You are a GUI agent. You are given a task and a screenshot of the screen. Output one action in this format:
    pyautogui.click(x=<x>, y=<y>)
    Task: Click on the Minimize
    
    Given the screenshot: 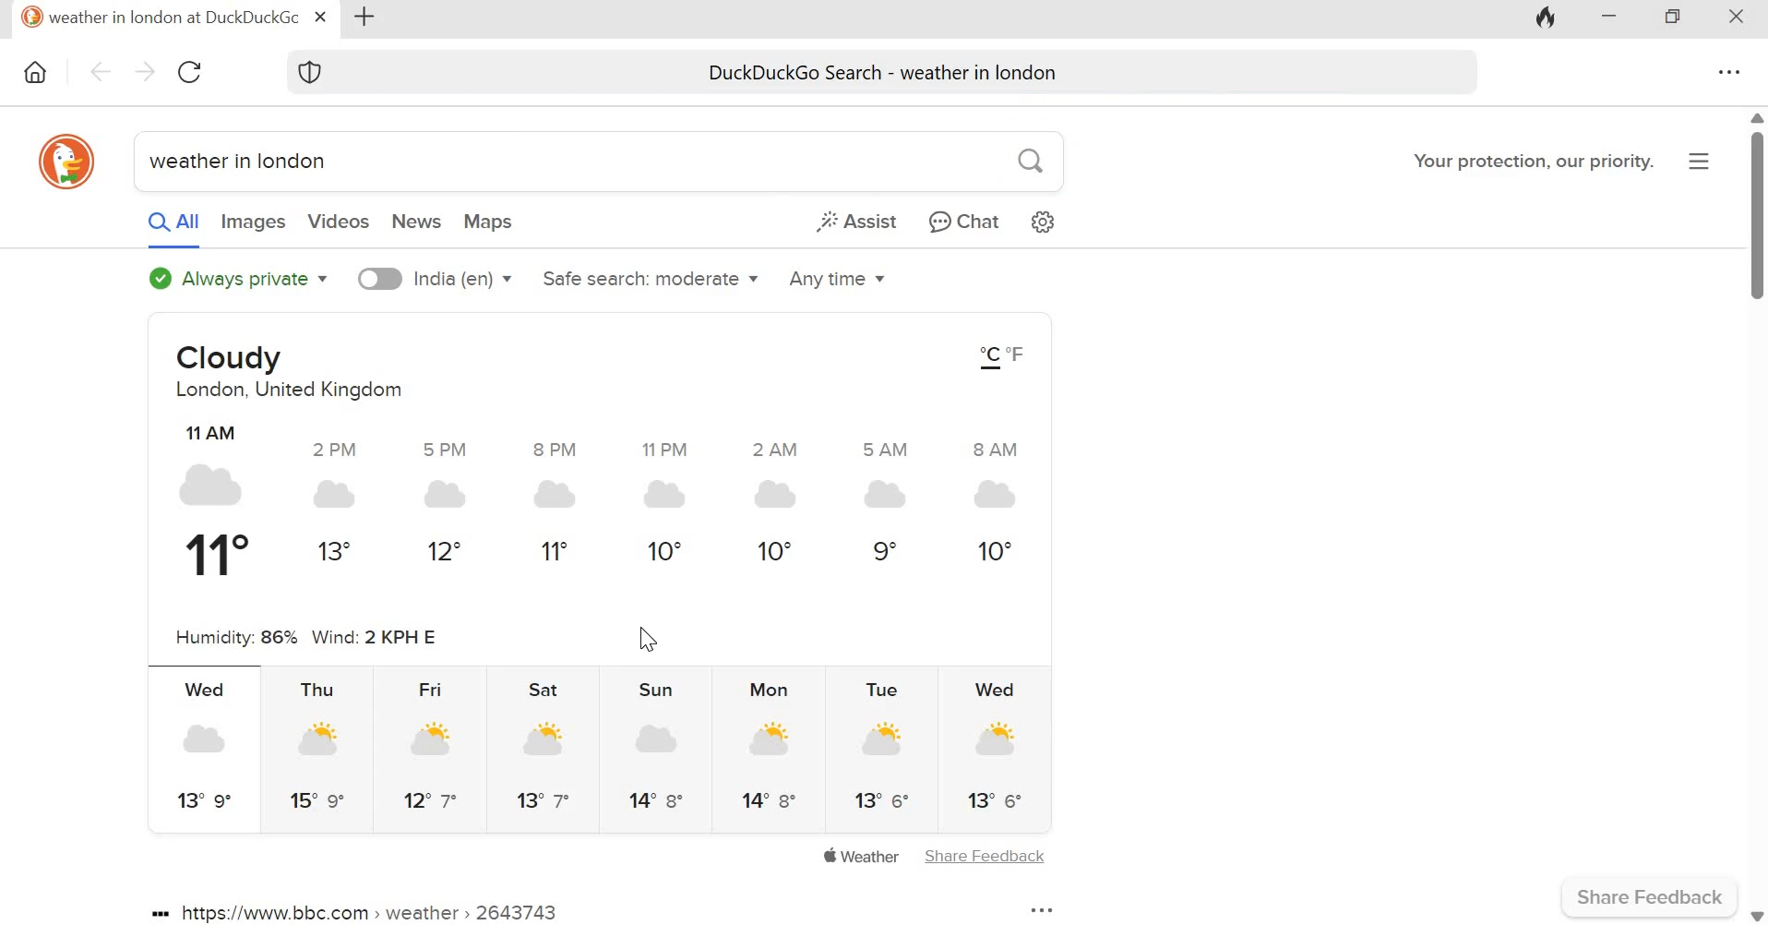 What is the action you would take?
    pyautogui.click(x=1611, y=19)
    